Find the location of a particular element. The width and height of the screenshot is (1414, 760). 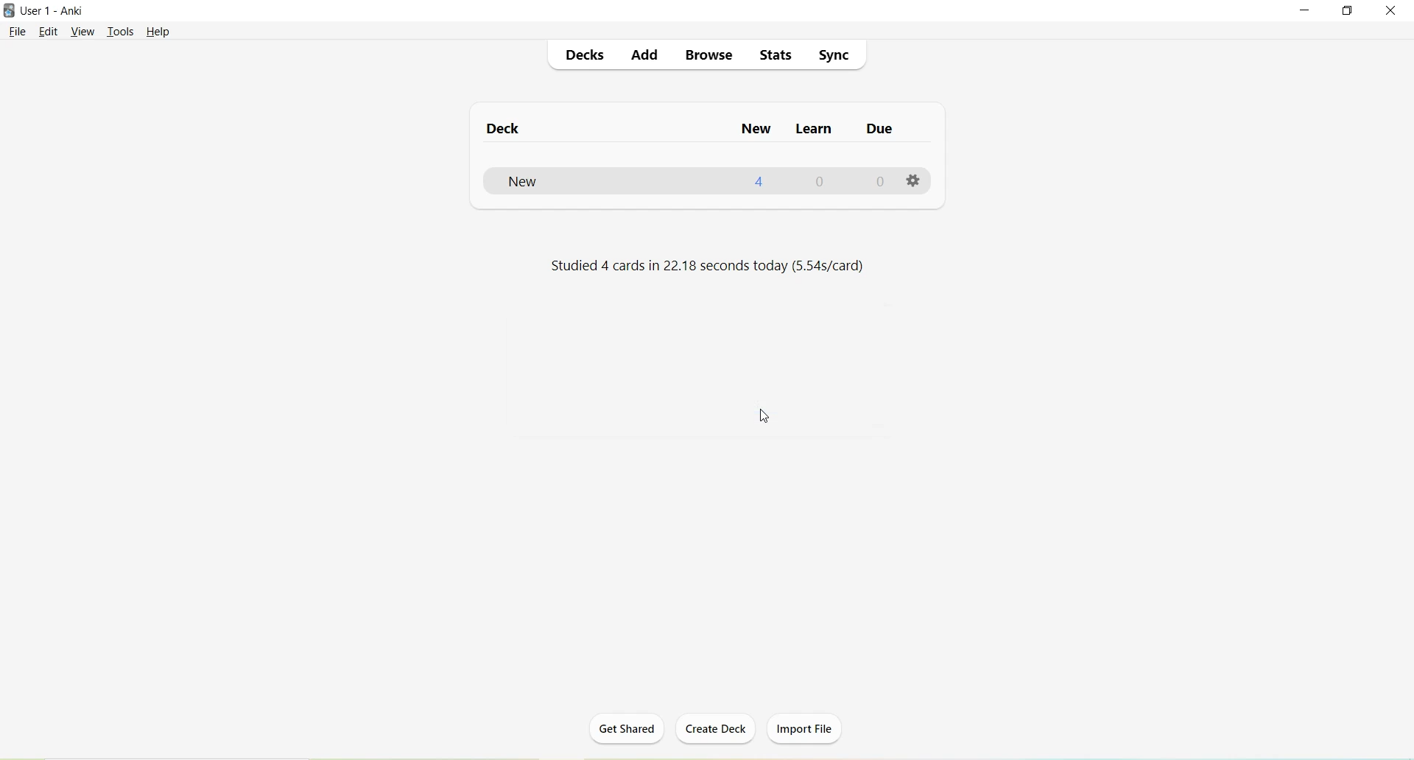

View is located at coordinates (82, 32).